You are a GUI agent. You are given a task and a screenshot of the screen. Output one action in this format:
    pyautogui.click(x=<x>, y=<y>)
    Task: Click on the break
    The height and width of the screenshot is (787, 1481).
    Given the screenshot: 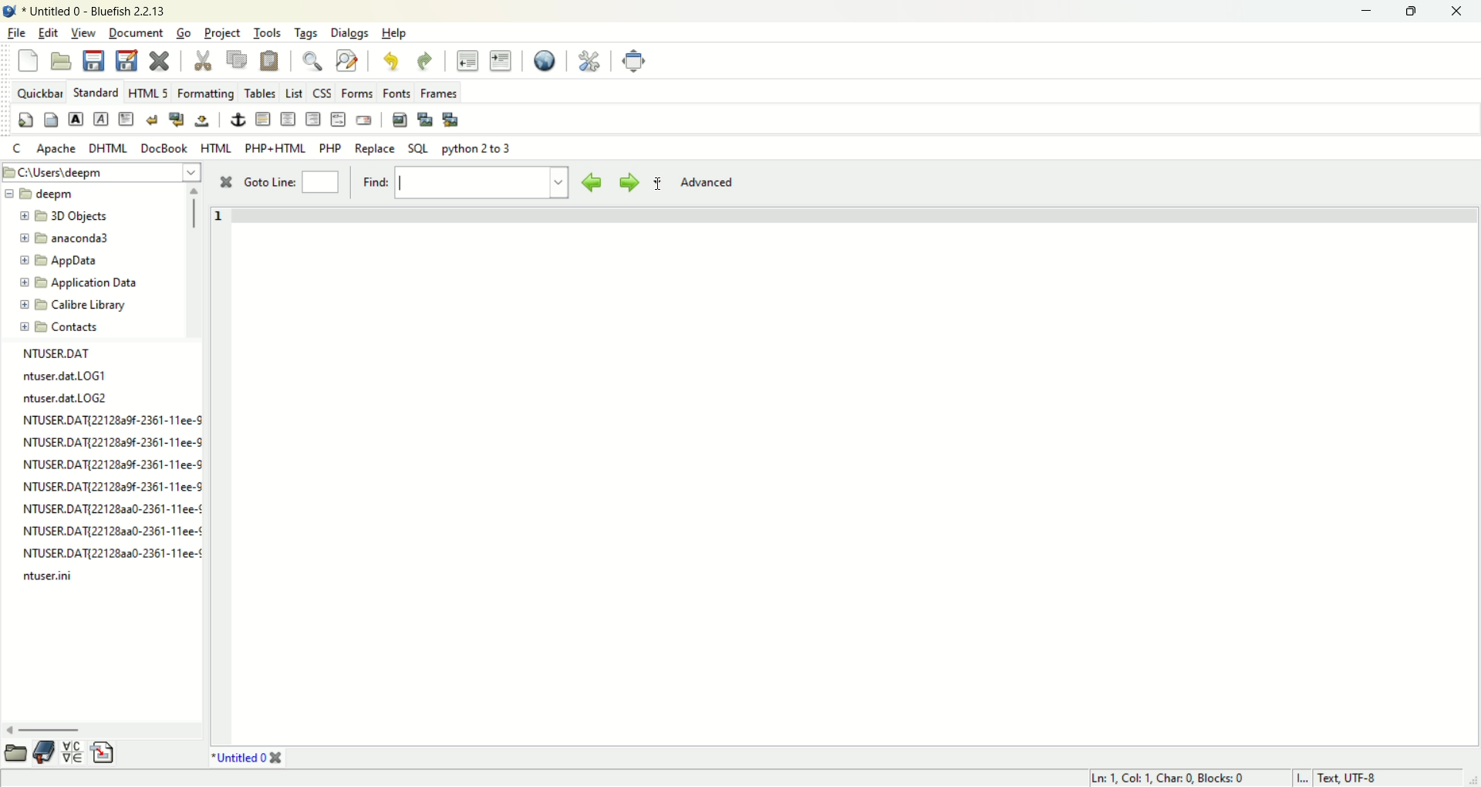 What is the action you would take?
    pyautogui.click(x=154, y=120)
    